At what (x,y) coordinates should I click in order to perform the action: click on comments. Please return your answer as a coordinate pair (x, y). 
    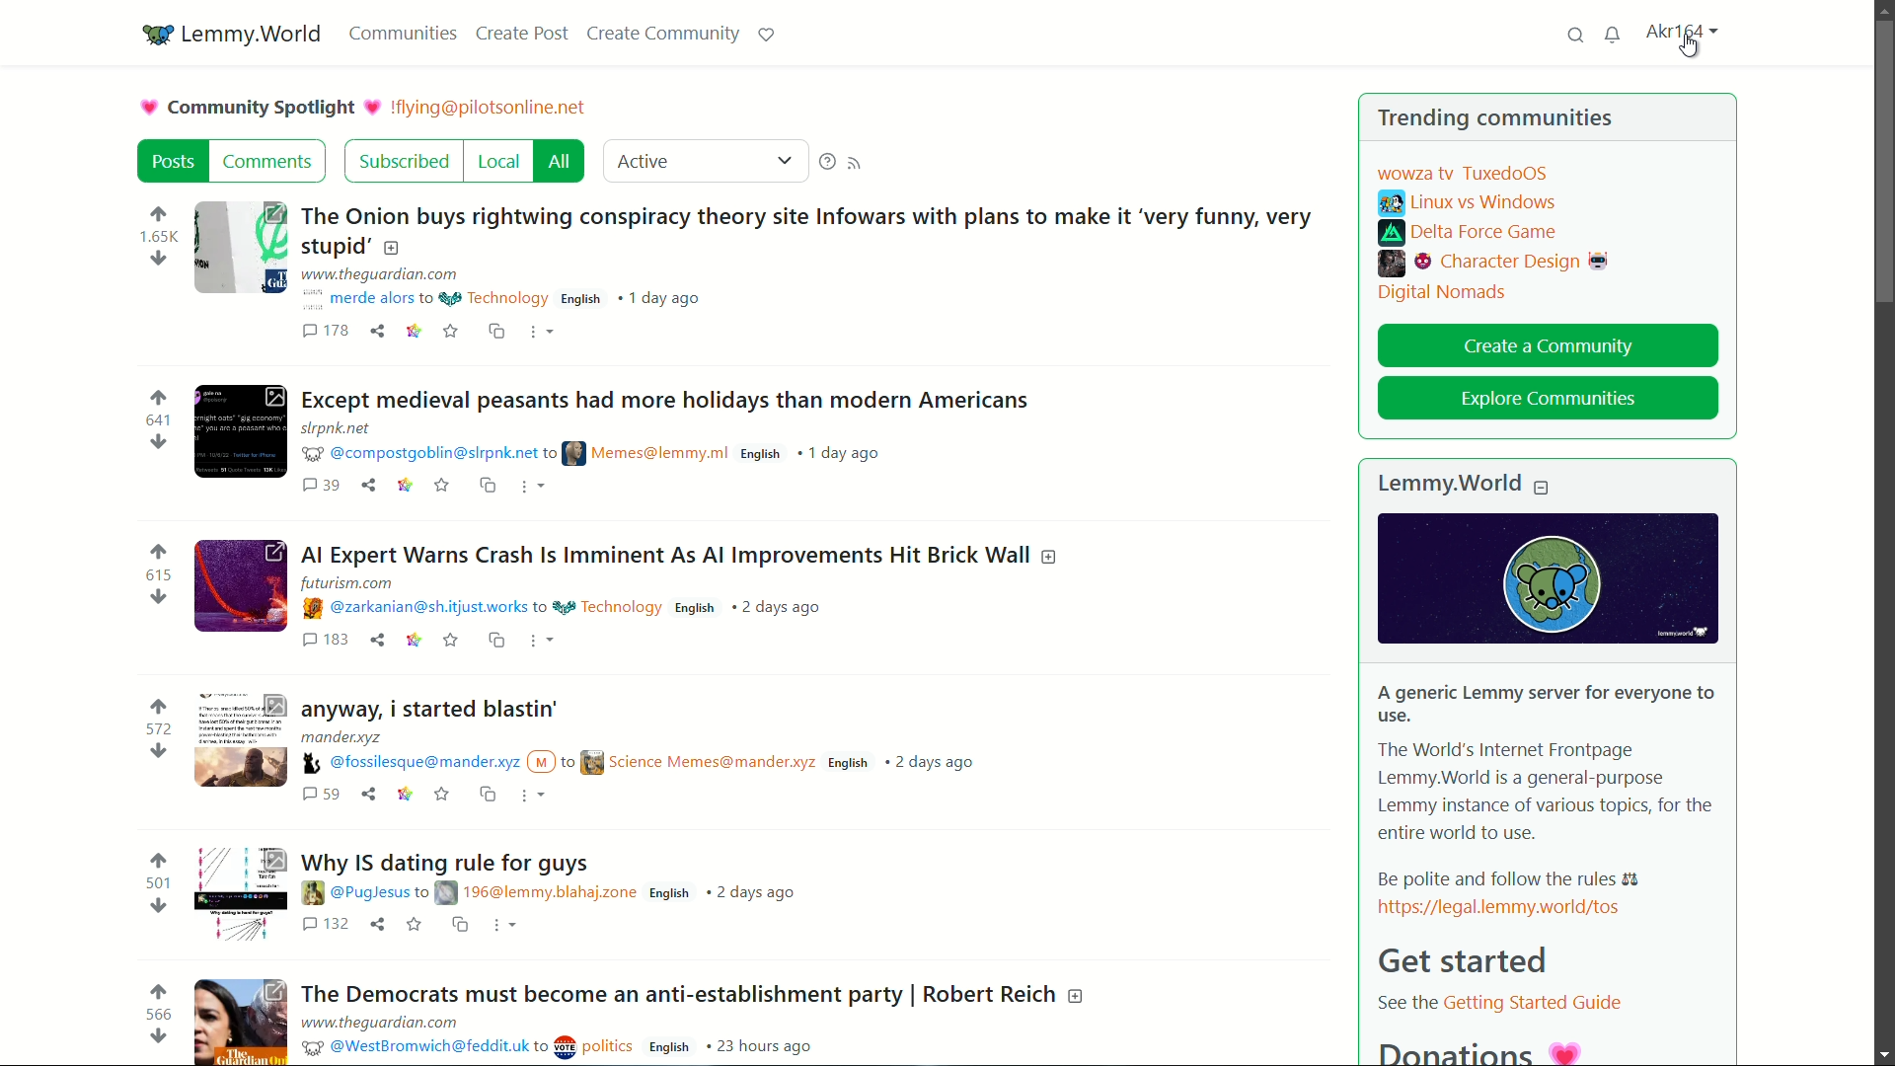
    Looking at the image, I should click on (270, 160).